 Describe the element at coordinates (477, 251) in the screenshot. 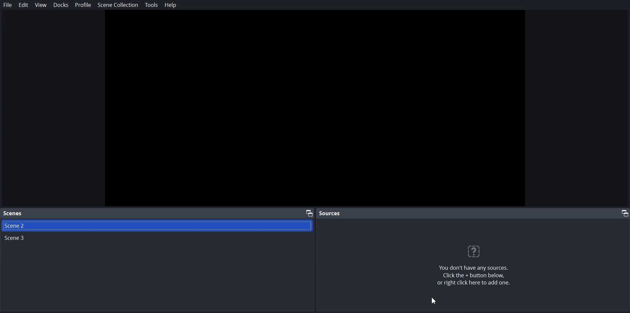

I see `visual element` at that location.